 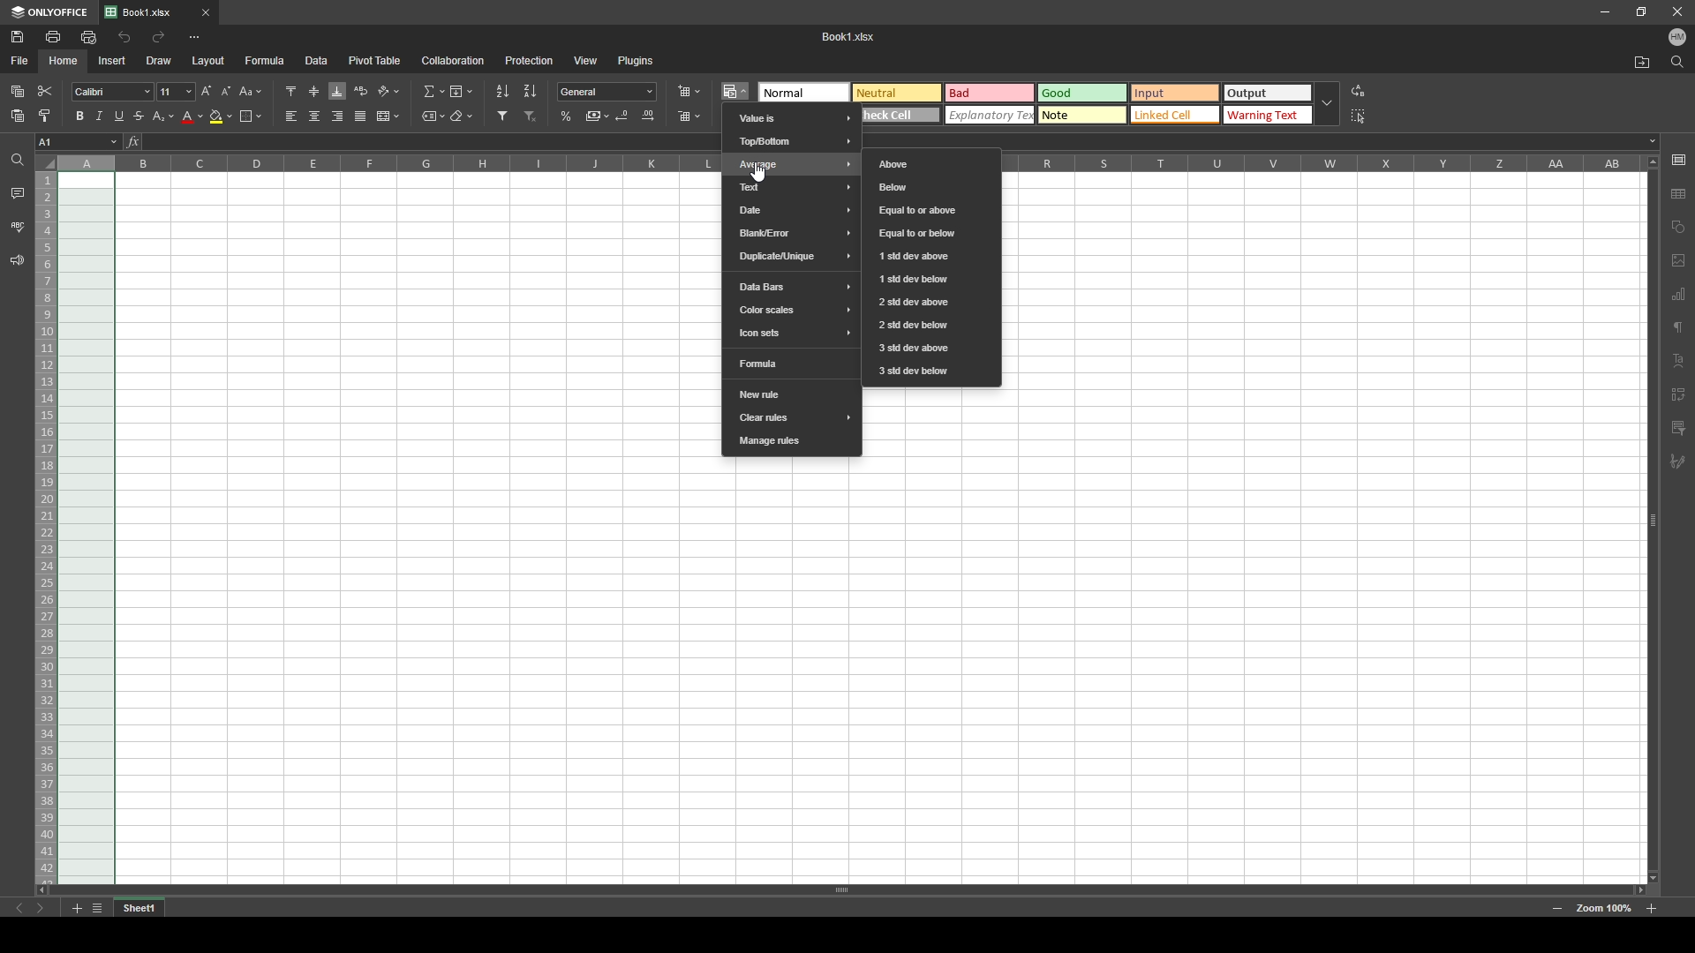 I want to click on paragraph, so click(x=1679, y=330).